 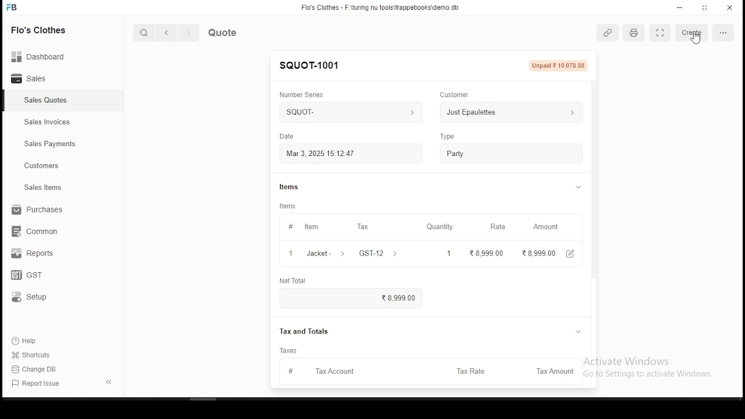 I want to click on scan, so click(x=661, y=34).